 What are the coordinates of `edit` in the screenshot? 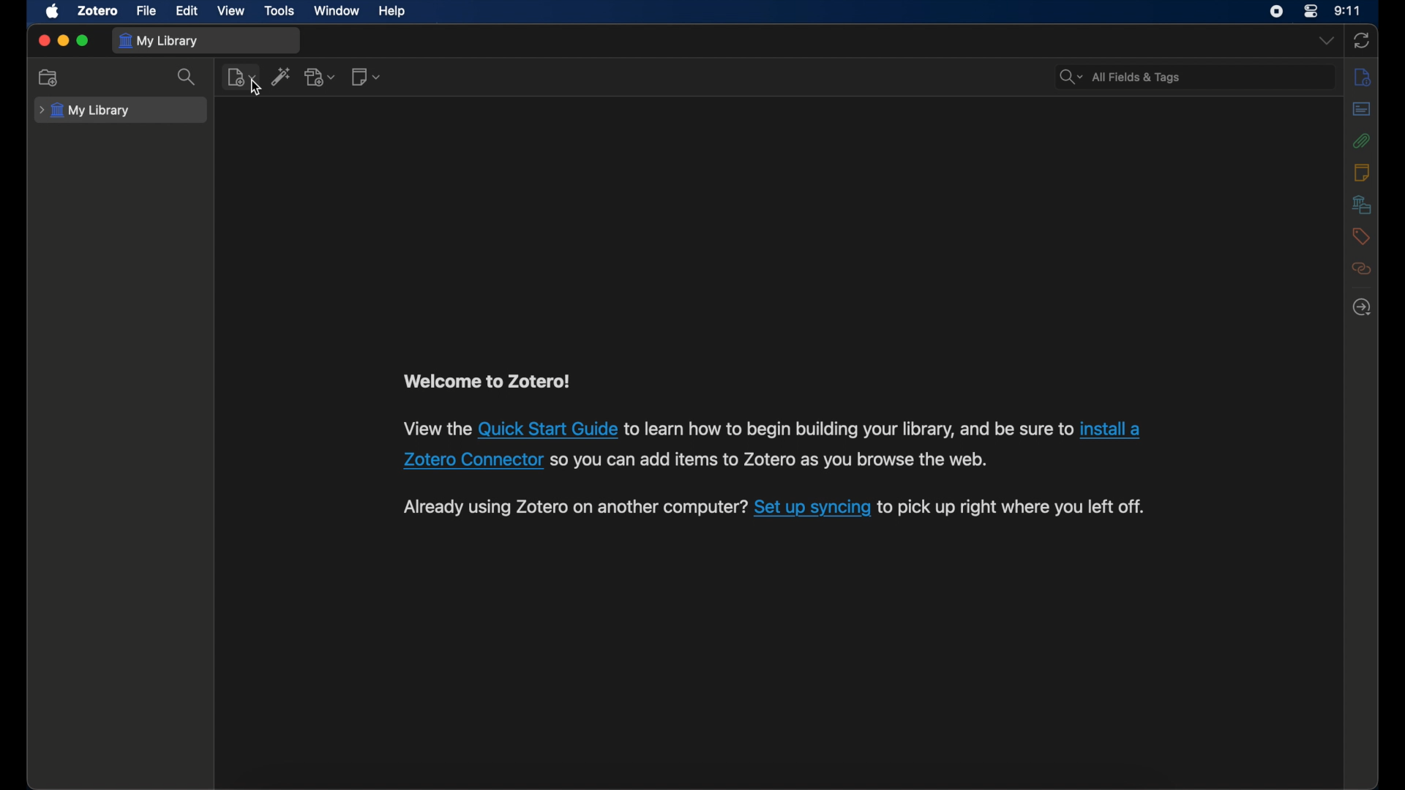 It's located at (186, 10).